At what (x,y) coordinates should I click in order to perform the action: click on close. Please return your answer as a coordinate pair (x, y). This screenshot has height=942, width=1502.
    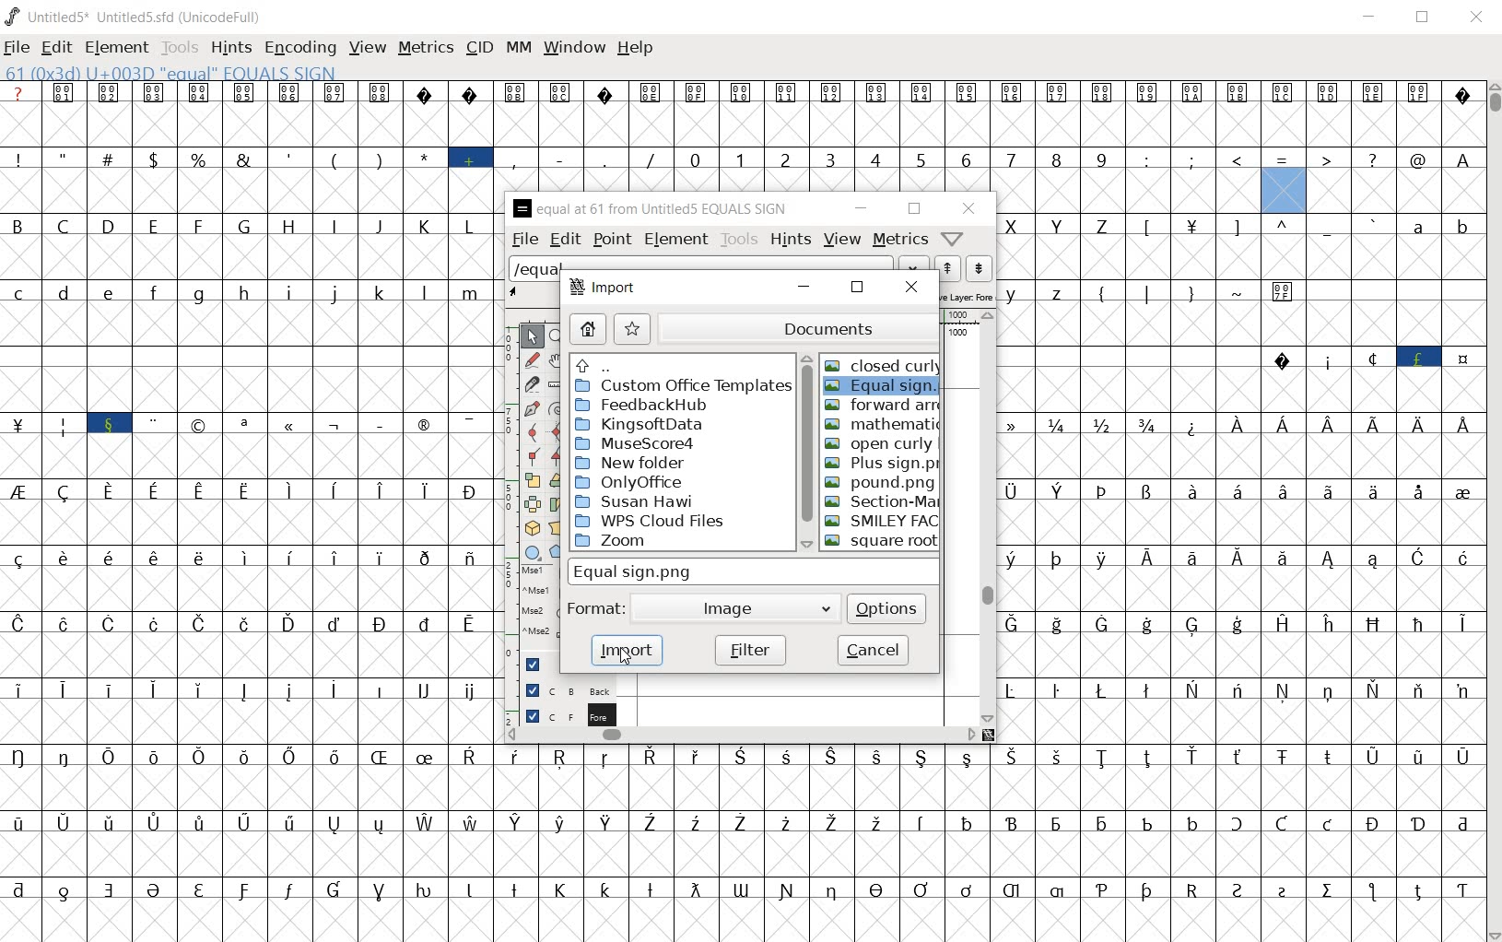
    Looking at the image, I should click on (912, 290).